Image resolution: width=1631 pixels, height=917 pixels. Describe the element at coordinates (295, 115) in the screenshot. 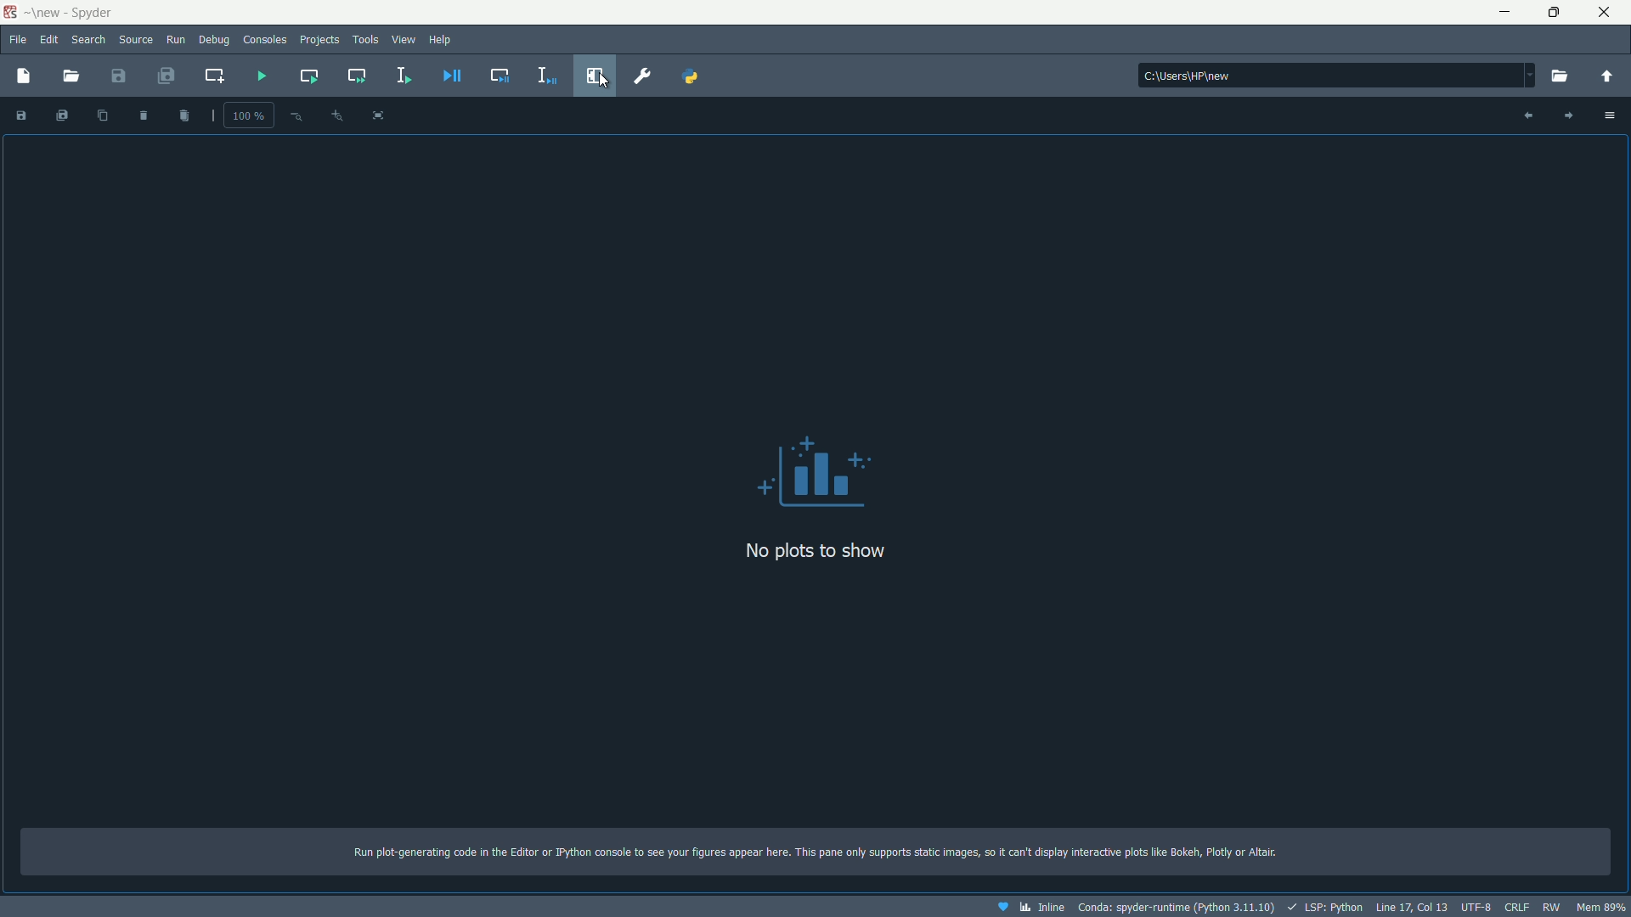

I see `zoom out` at that location.